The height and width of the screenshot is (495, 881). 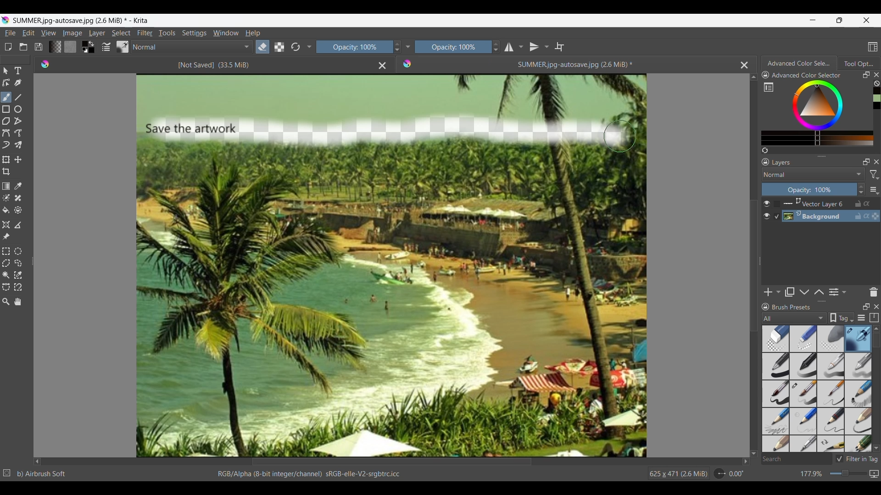 I want to click on Logo, so click(x=408, y=64).